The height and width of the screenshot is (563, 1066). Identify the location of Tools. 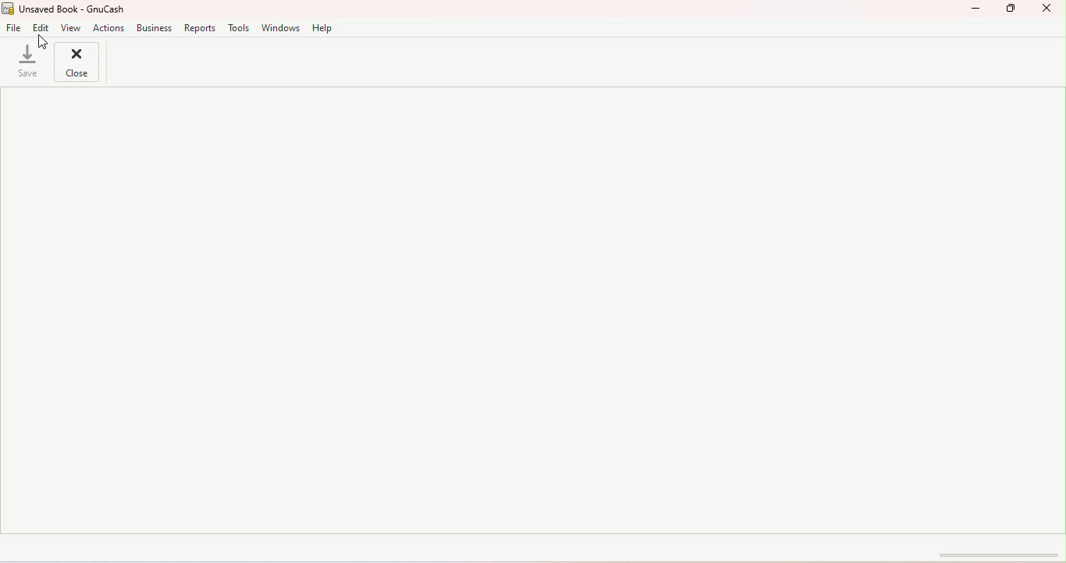
(239, 30).